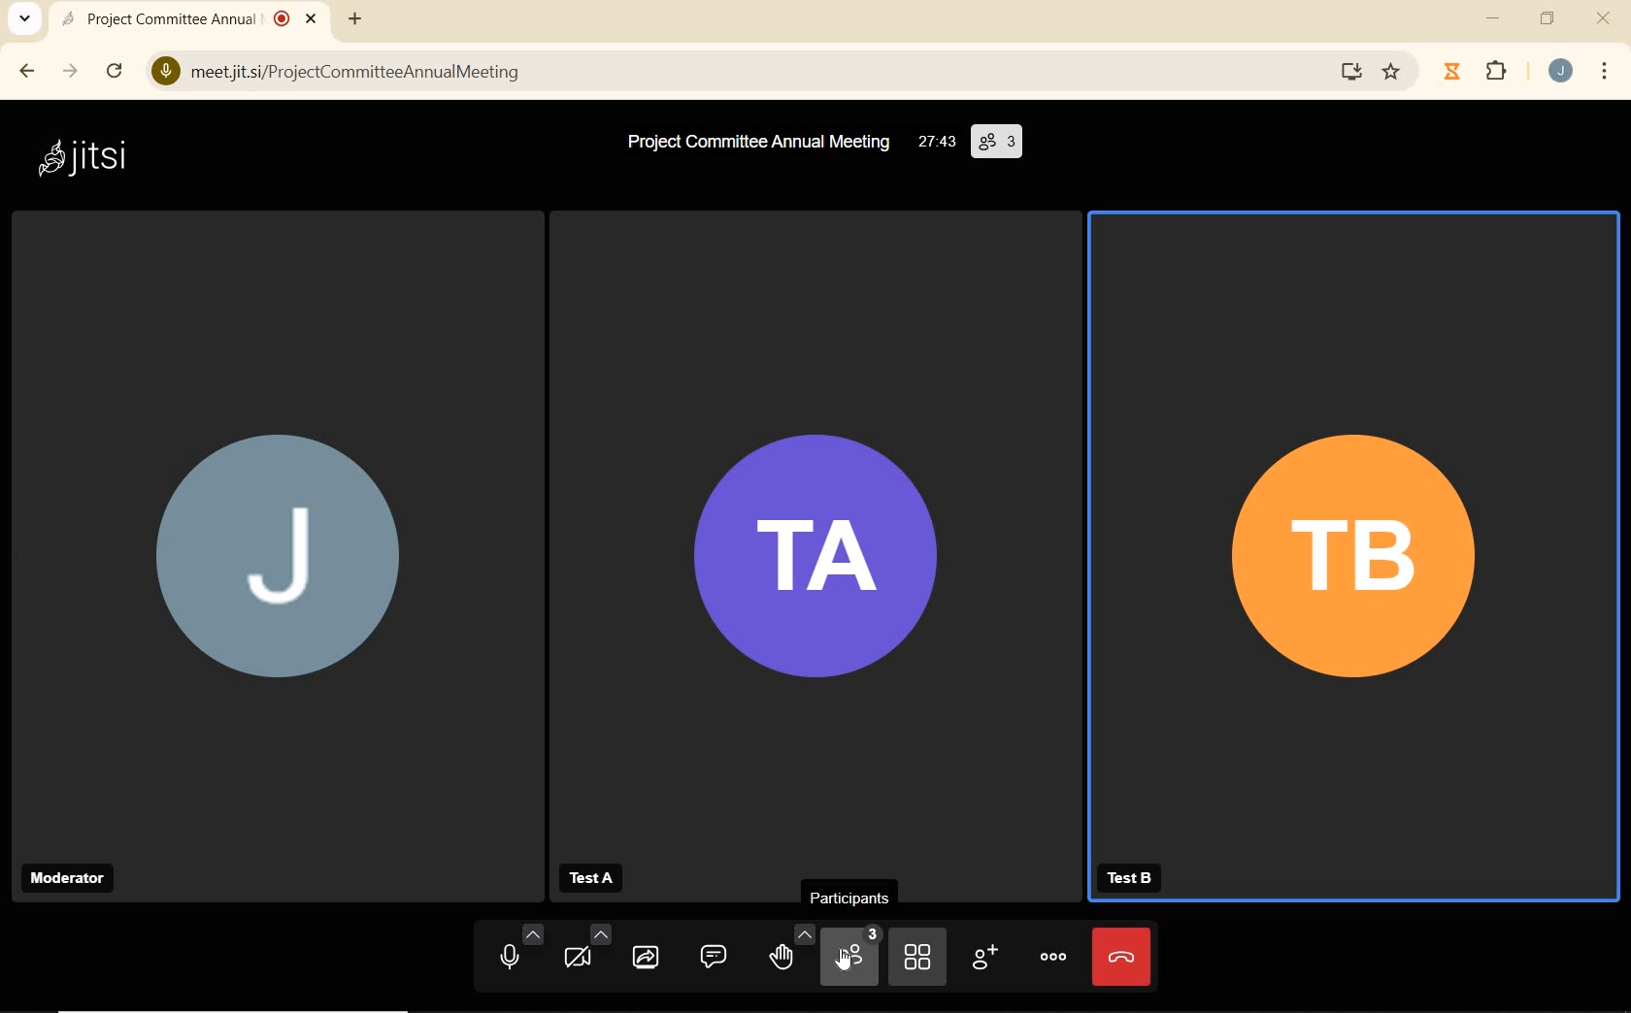 This screenshot has height=1013, width=1631. I want to click on 27:43, so click(935, 141).